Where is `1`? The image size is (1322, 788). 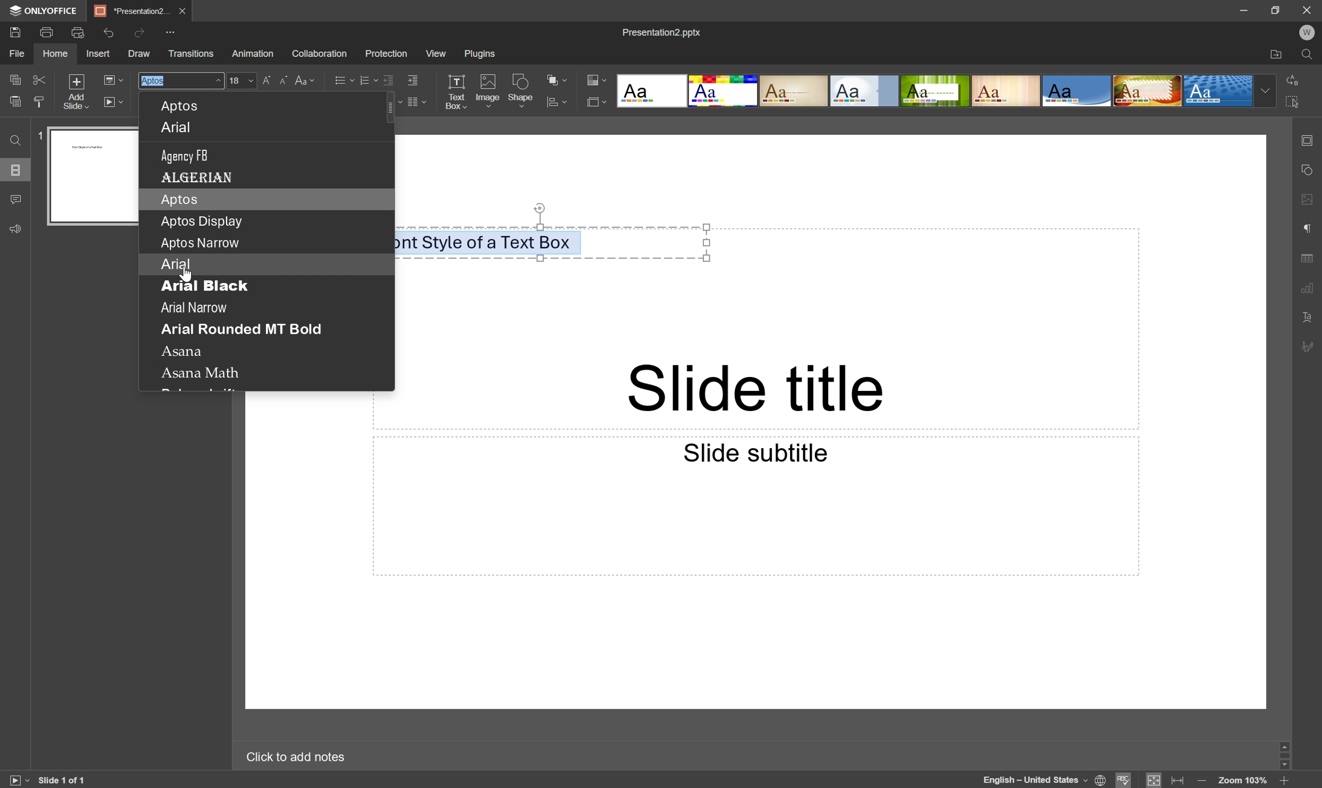 1 is located at coordinates (40, 134).